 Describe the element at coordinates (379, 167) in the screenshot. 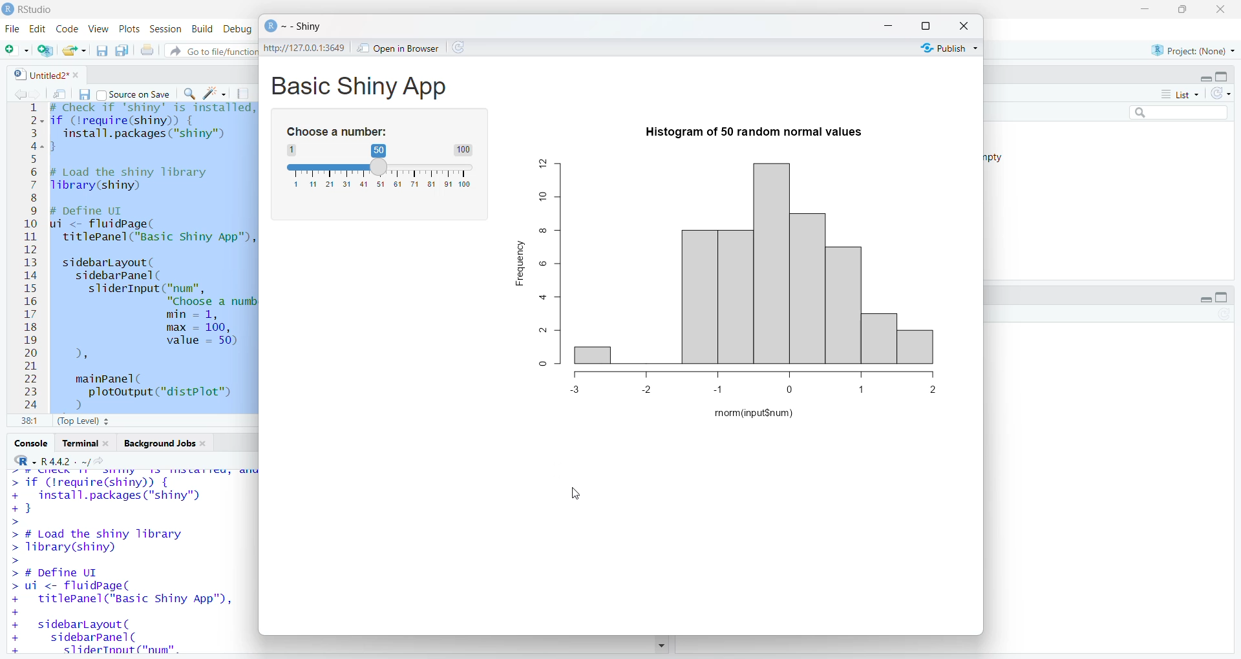

I see `value selector` at that location.